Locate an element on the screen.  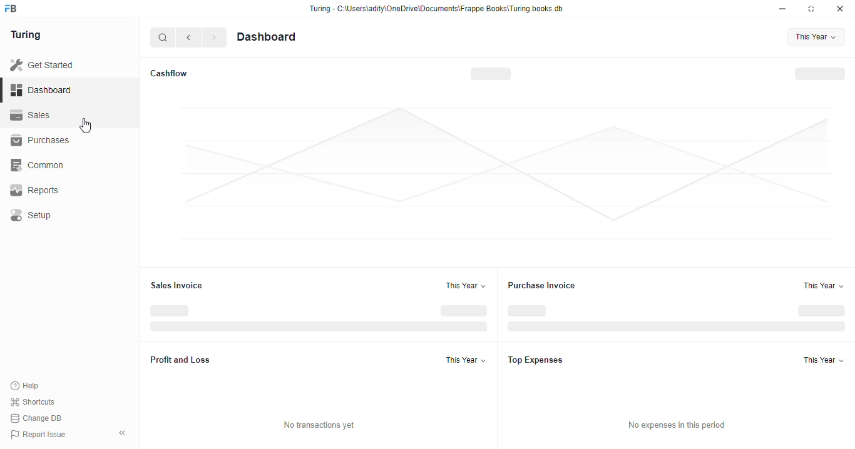
Sales is located at coordinates (61, 115).